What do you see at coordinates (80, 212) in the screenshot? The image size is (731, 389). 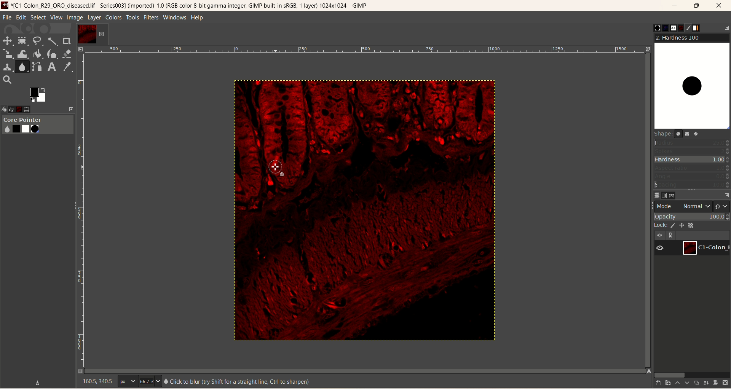 I see `scale bar` at bounding box center [80, 212].